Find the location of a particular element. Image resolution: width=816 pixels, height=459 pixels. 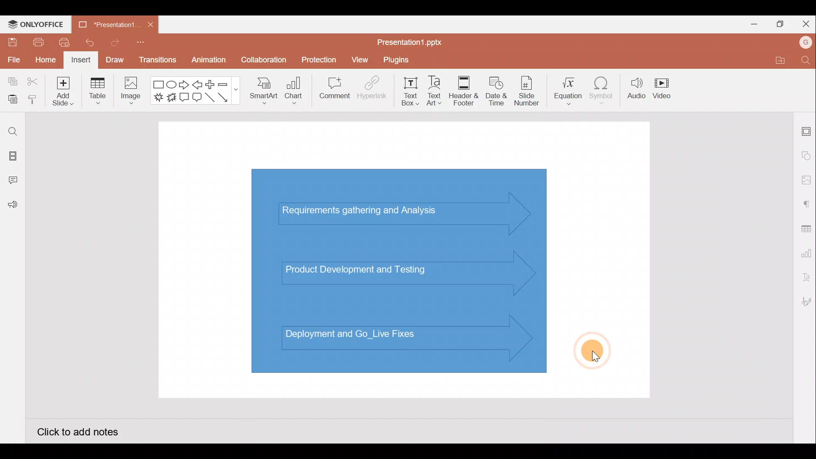

Cut is located at coordinates (33, 82).